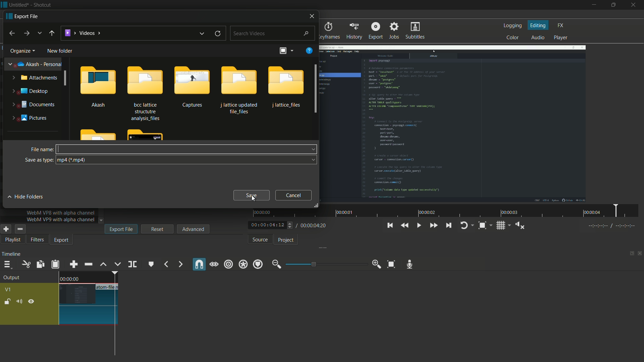 The width and height of the screenshot is (644, 362). Describe the element at coordinates (193, 229) in the screenshot. I see `advanced` at that location.